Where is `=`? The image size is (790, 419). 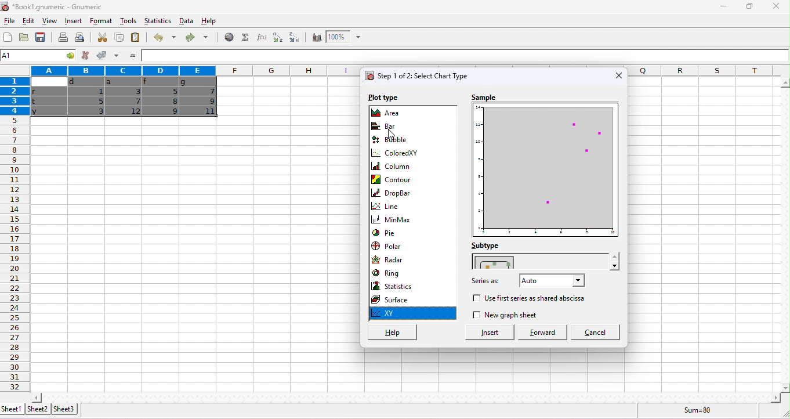
= is located at coordinates (134, 56).